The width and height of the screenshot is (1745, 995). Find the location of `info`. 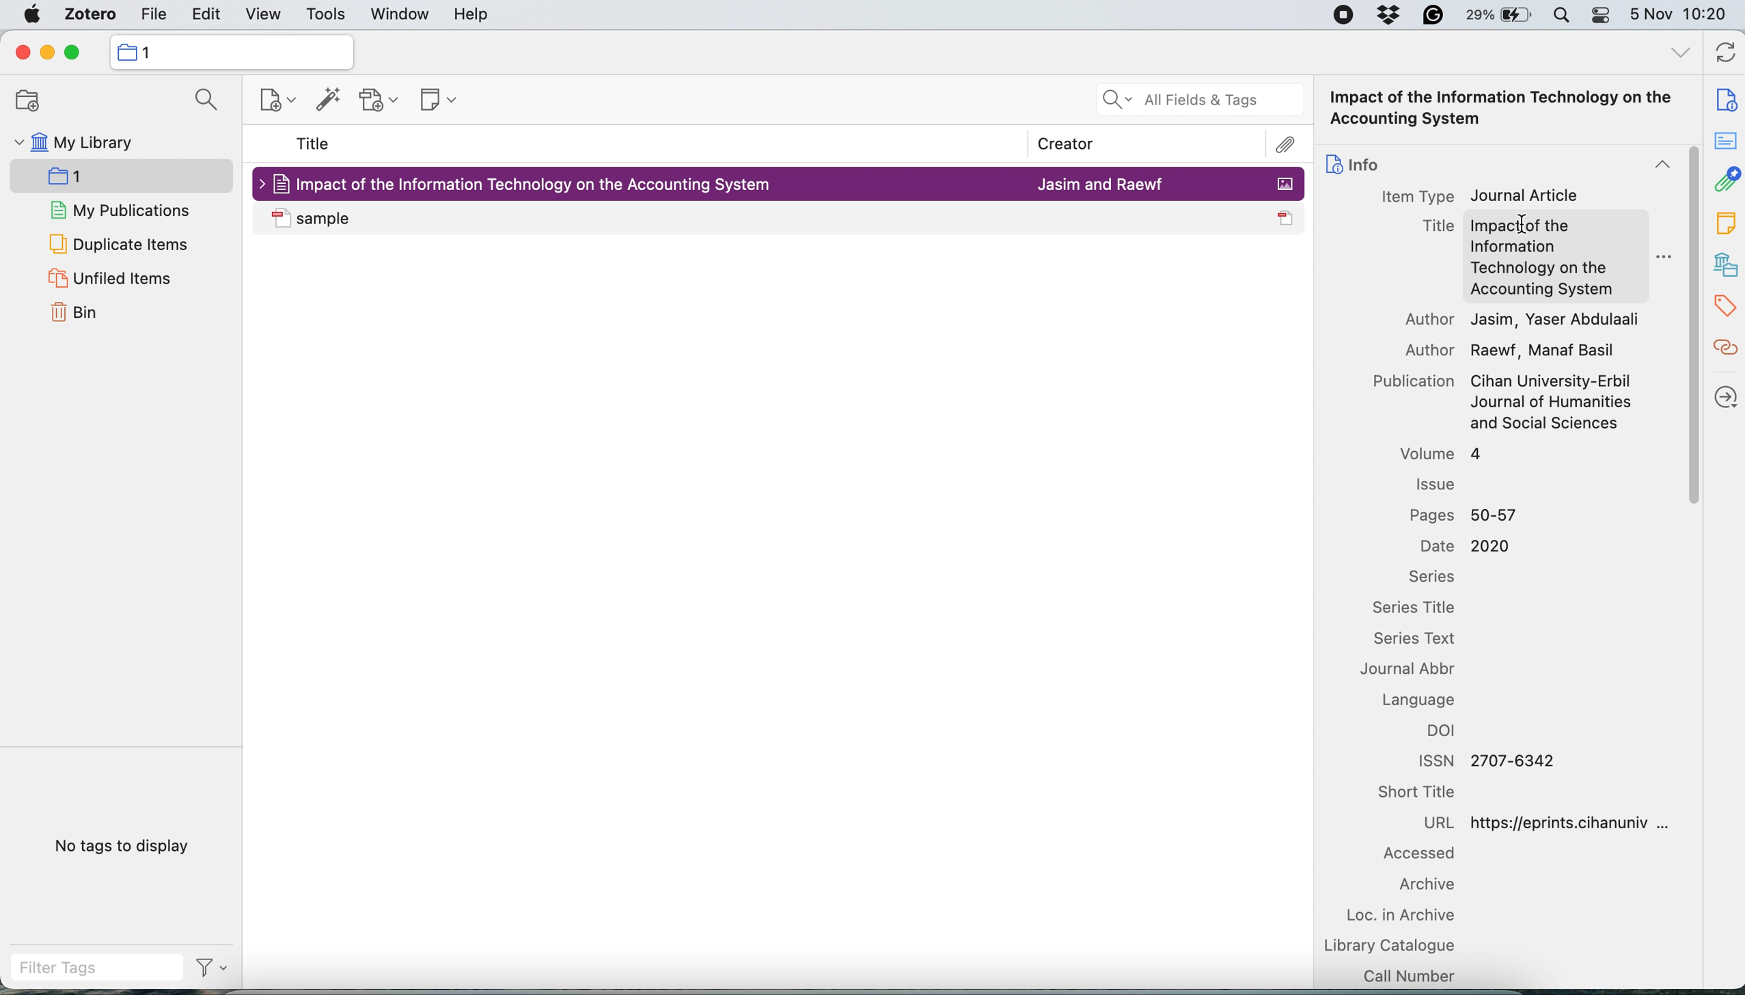

info is located at coordinates (1367, 164).